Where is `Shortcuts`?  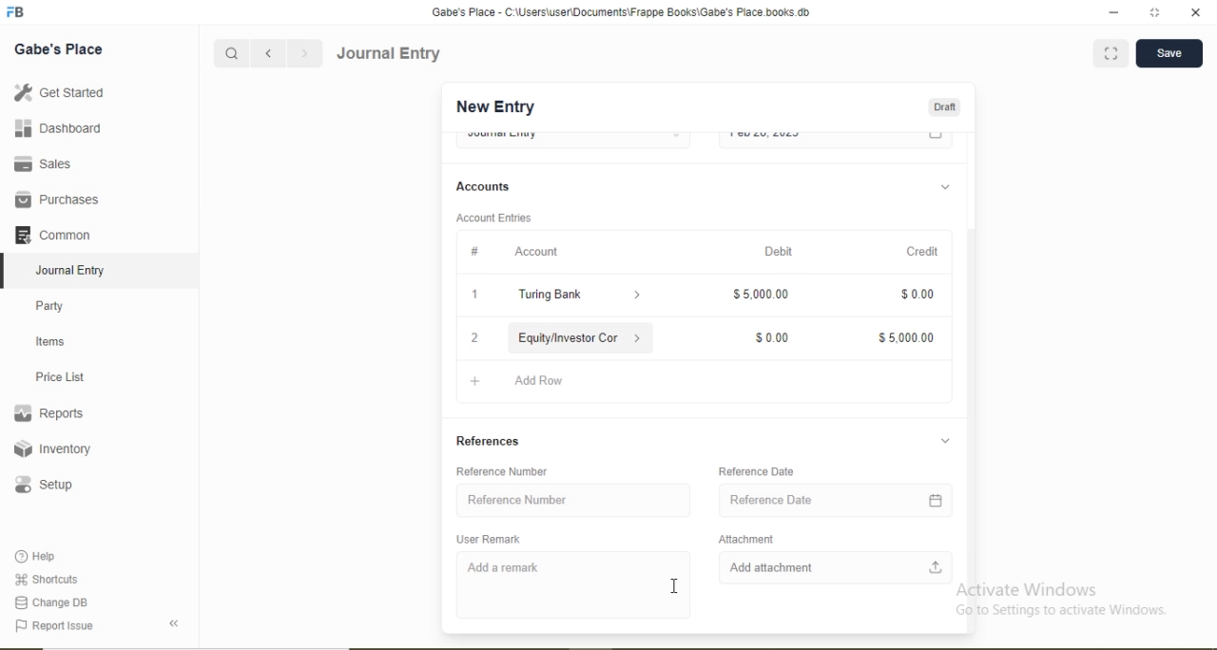 Shortcuts is located at coordinates (45, 579).